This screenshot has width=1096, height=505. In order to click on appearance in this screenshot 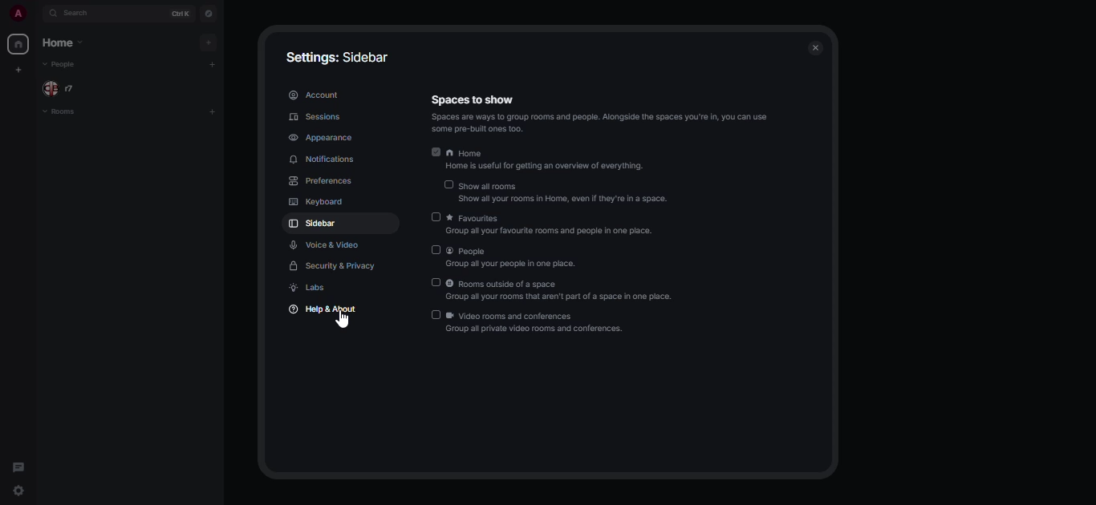, I will do `click(323, 137)`.